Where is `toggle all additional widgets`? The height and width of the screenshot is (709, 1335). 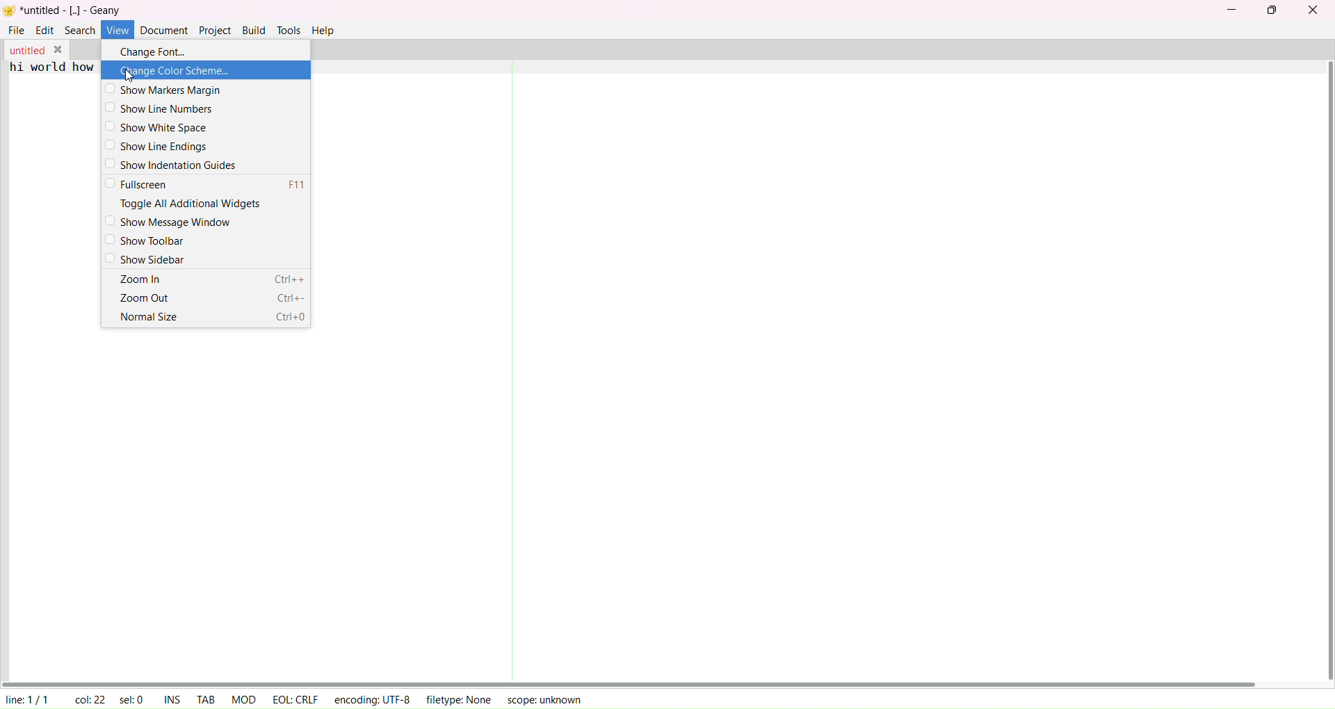 toggle all additional widgets is located at coordinates (186, 204).